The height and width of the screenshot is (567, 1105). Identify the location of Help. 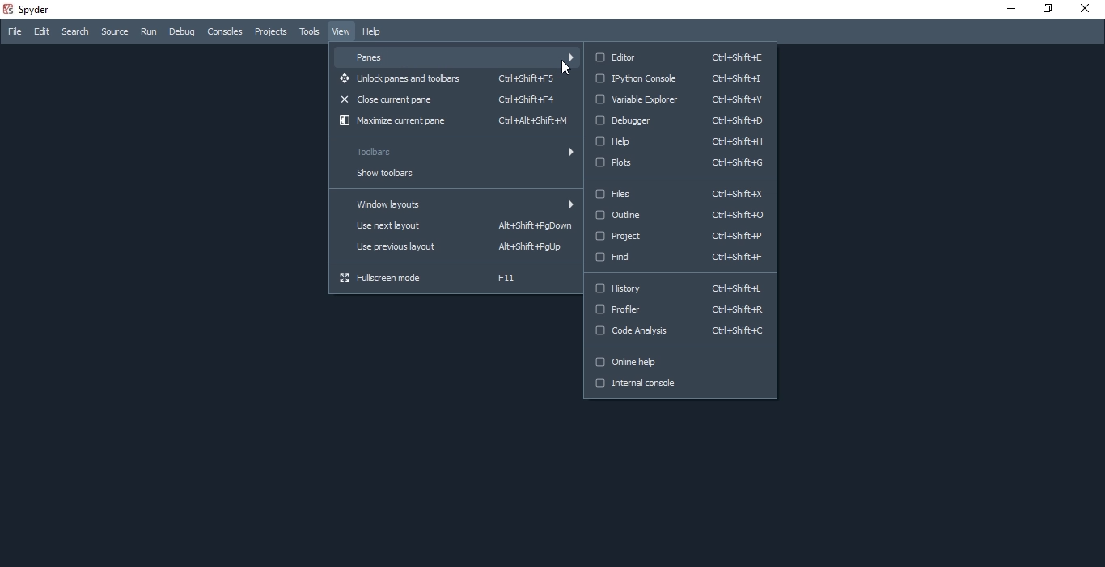
(679, 139).